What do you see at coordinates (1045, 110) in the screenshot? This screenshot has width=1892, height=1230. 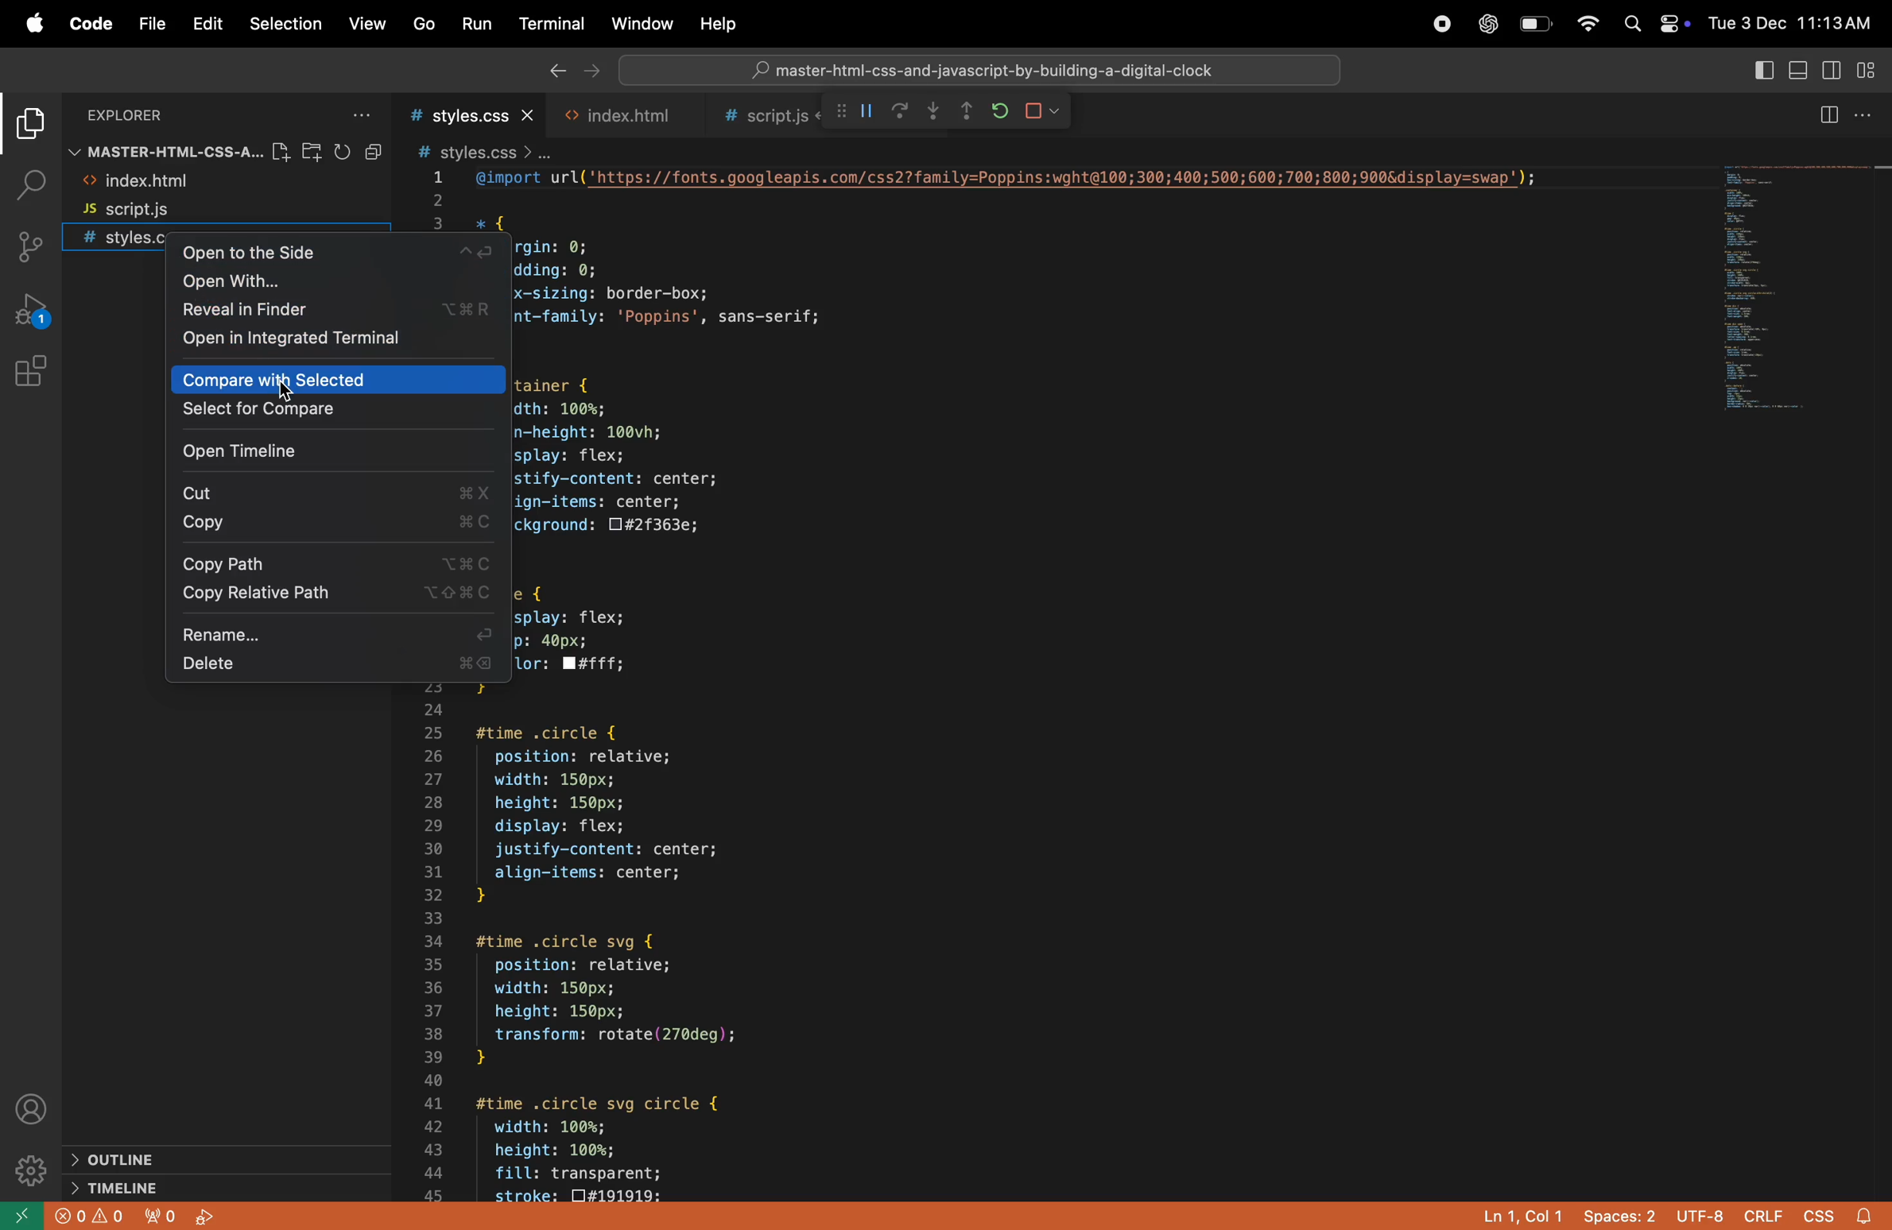 I see `stop` at bounding box center [1045, 110].